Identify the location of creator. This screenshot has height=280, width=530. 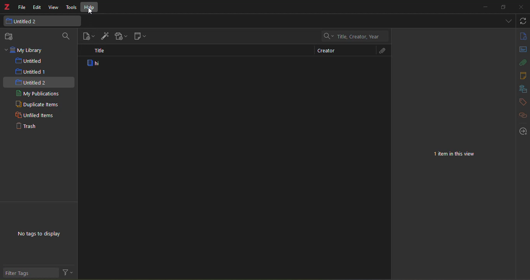
(326, 51).